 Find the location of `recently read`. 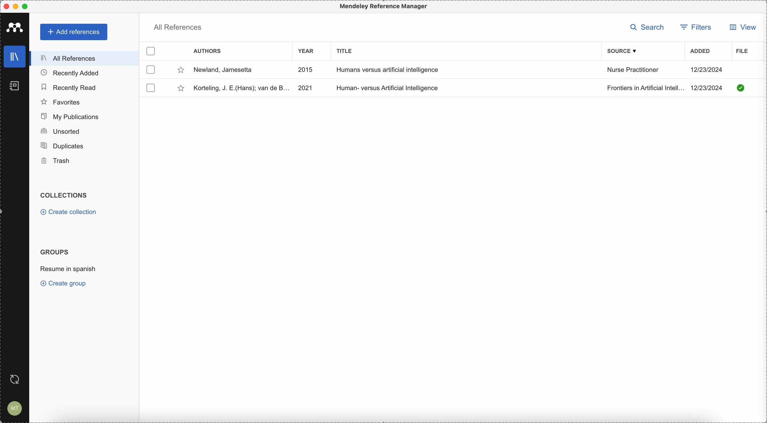

recently read is located at coordinates (71, 87).